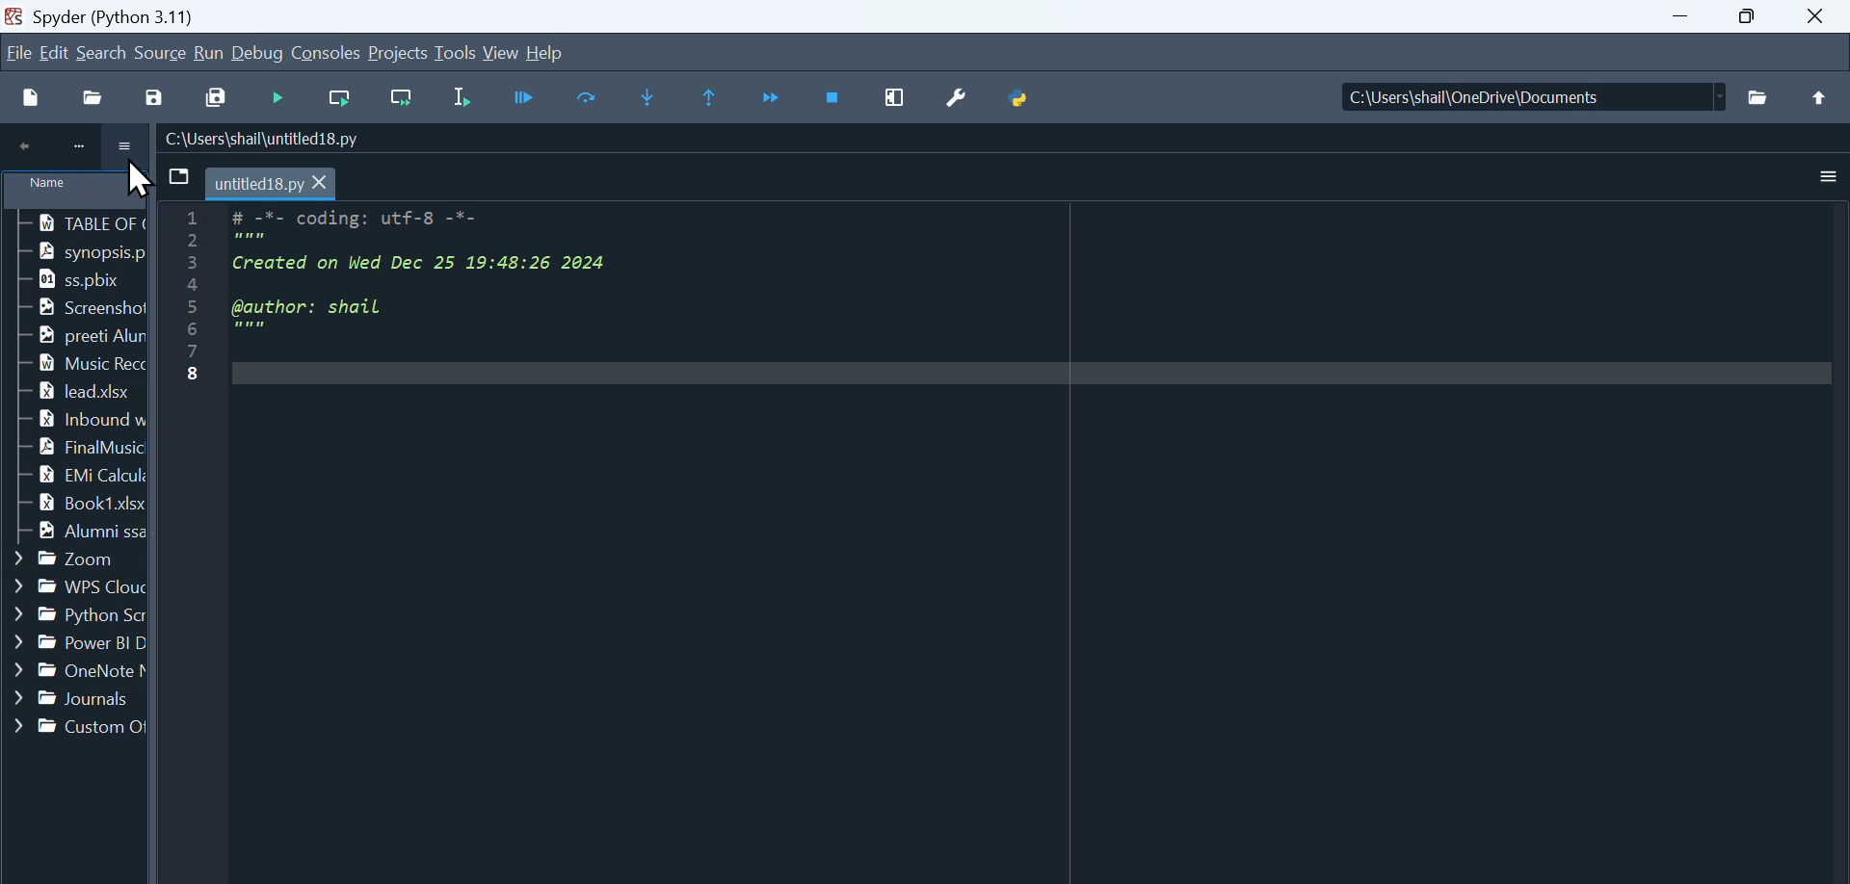 The height and width of the screenshot is (884, 1850). What do you see at coordinates (80, 223) in the screenshot?
I see `TABLE OF..` at bounding box center [80, 223].